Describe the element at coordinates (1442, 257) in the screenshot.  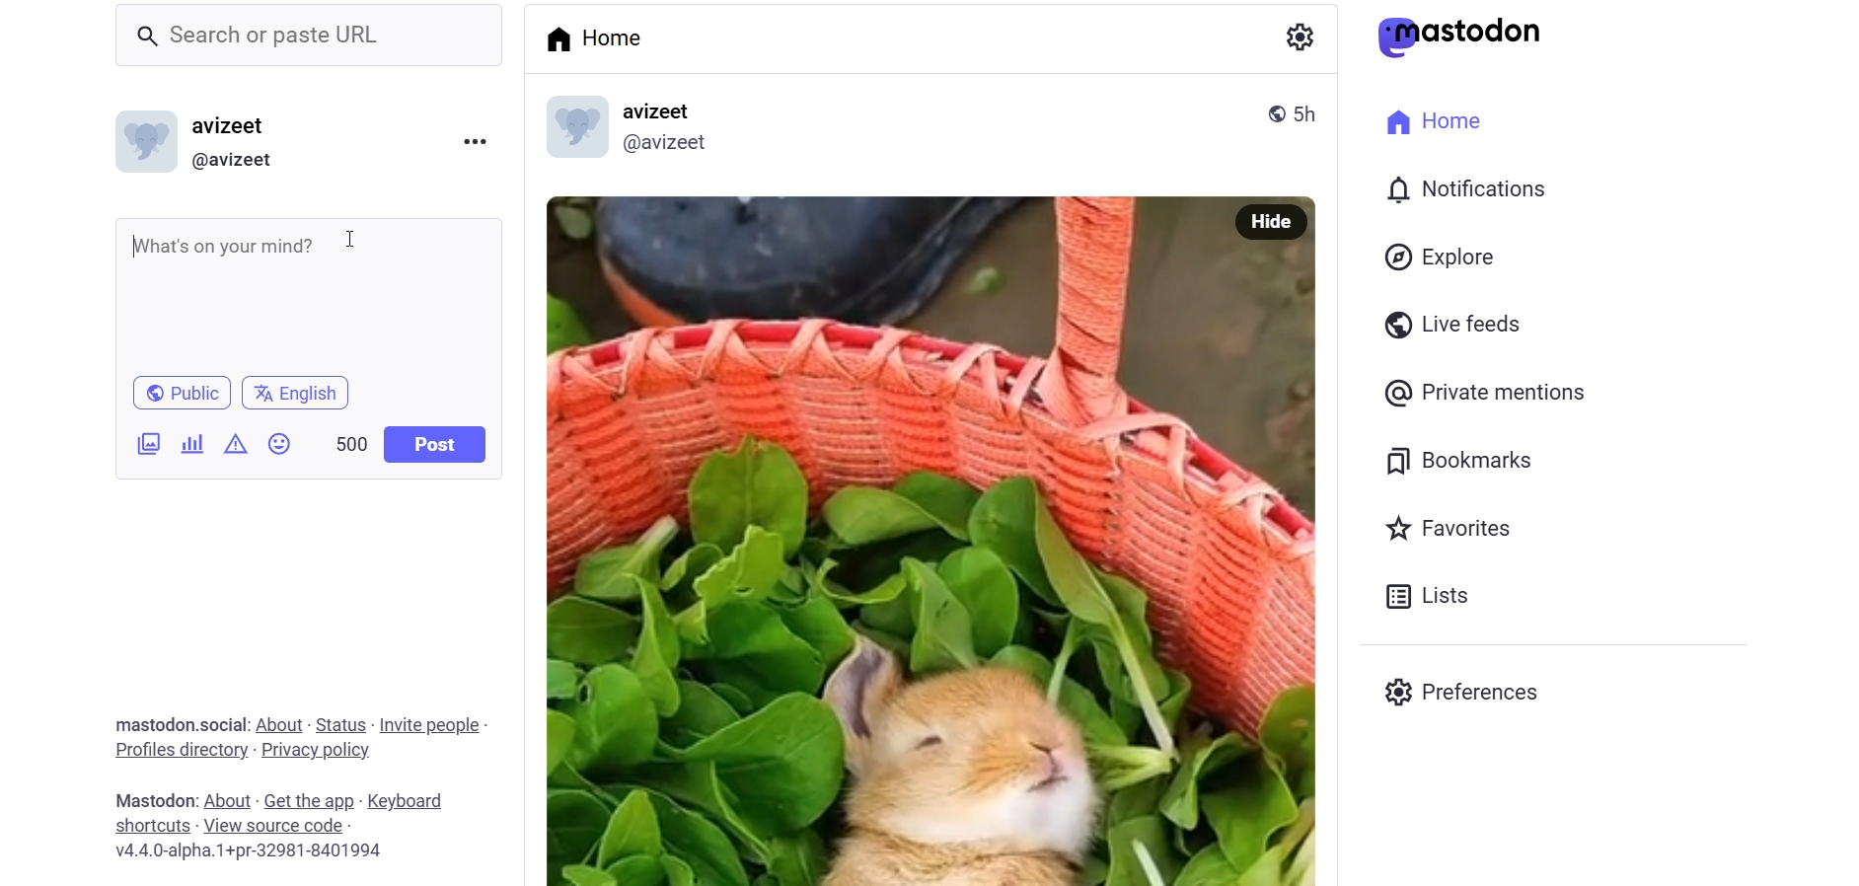
I see `explore` at that location.